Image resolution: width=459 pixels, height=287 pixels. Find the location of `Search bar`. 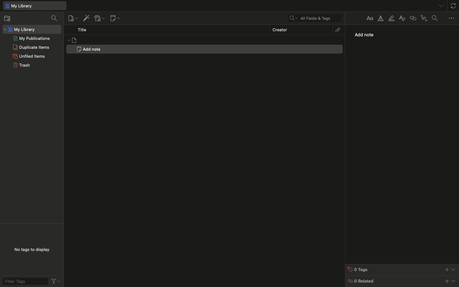

Search bar is located at coordinates (313, 18).